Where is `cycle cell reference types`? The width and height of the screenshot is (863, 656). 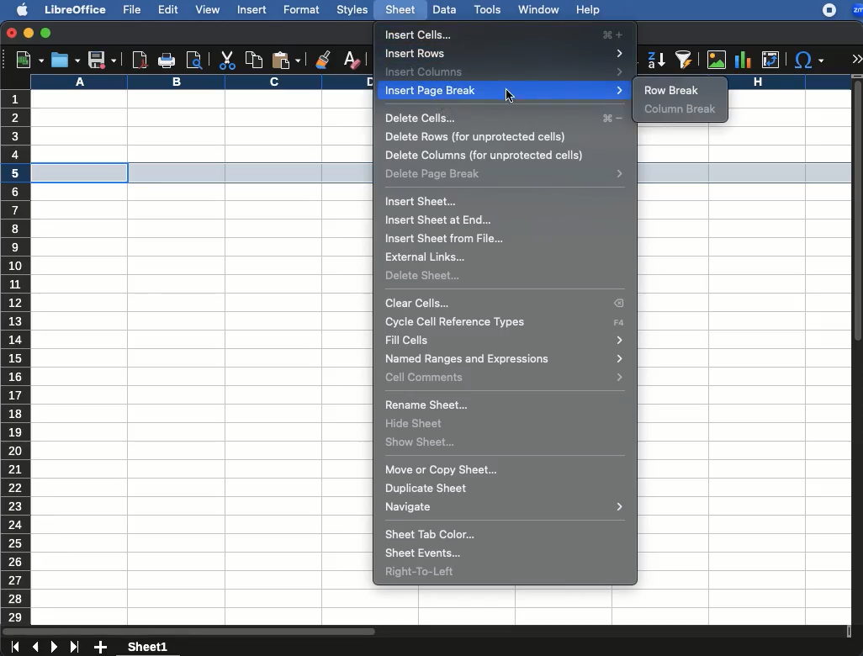 cycle cell reference types is located at coordinates (506, 321).